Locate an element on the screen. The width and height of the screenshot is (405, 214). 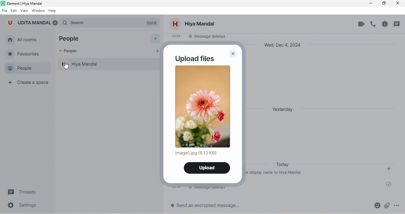
Today is located at coordinates (283, 165).